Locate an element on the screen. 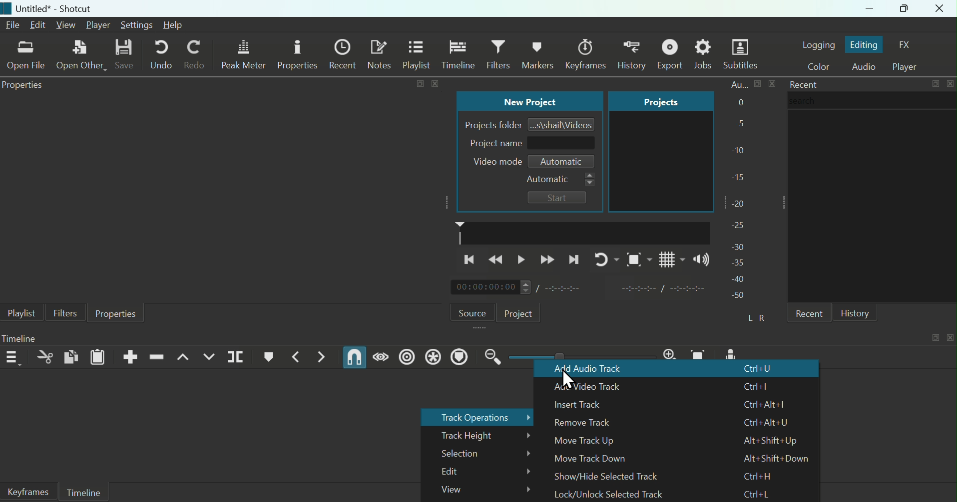 This screenshot has height=502, width=957. Minimize is located at coordinates (860, 9).